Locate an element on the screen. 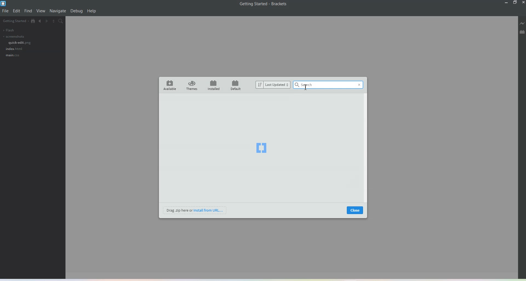 Image resolution: width=526 pixels, height=281 pixels. File is located at coordinates (6, 11).